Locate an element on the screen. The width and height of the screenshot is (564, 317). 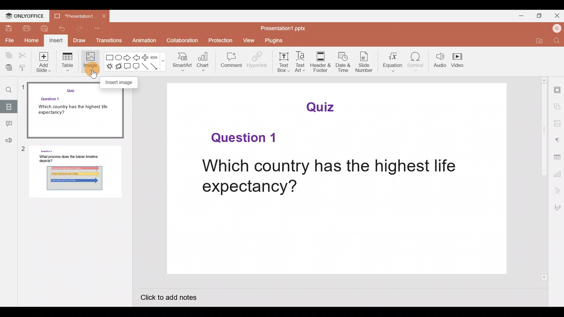
Slide 2 preview is located at coordinates (74, 175).